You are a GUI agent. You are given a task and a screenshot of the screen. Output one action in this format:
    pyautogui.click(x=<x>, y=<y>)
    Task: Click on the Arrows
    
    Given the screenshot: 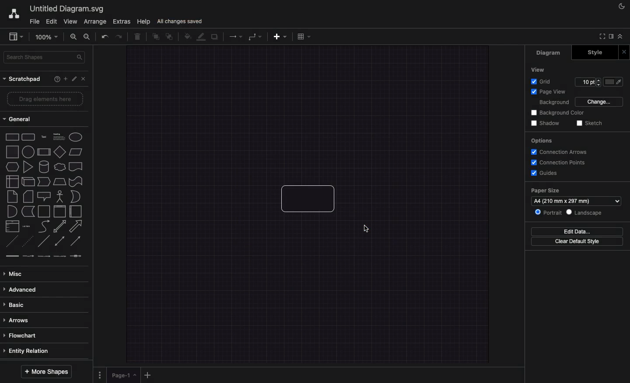 What is the action you would take?
    pyautogui.click(x=16, y=320)
    